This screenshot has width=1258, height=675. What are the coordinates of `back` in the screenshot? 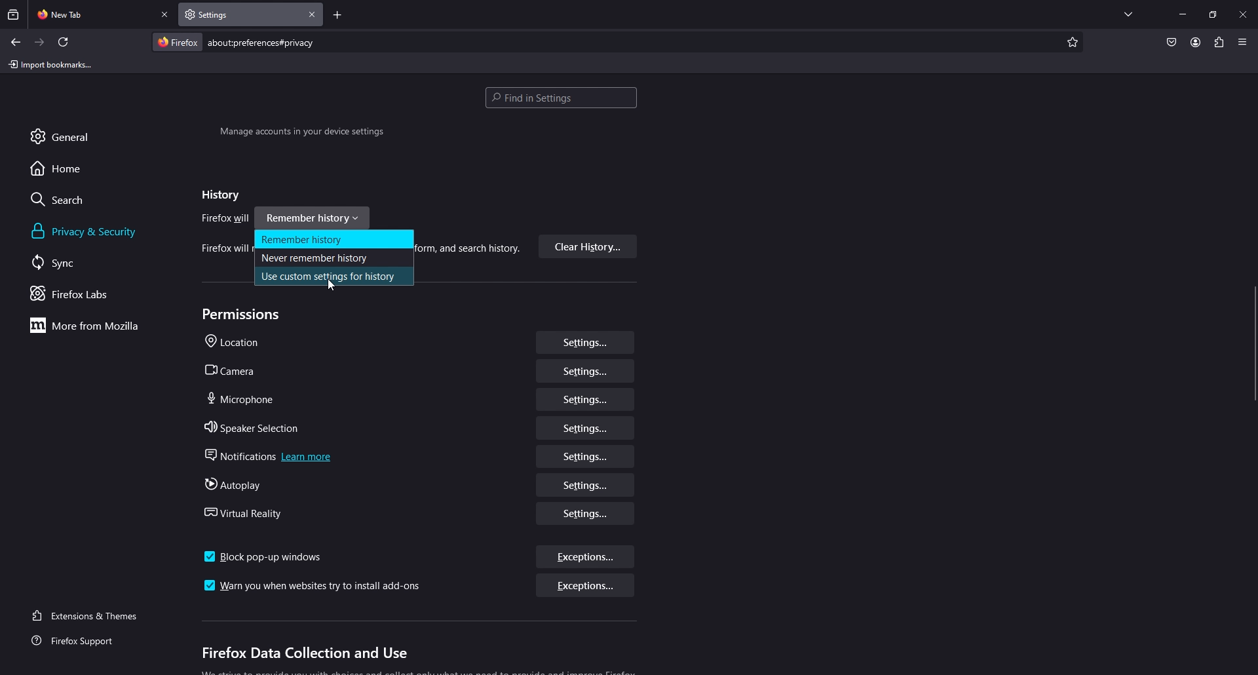 It's located at (15, 42).